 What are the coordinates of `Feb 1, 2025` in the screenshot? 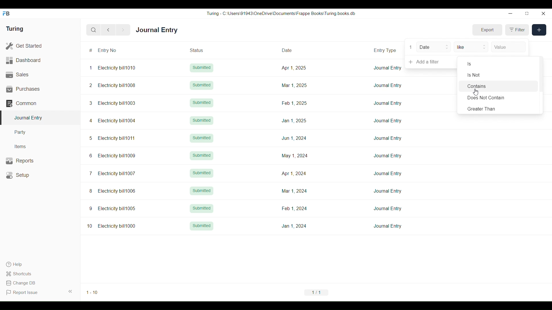 It's located at (295, 103).